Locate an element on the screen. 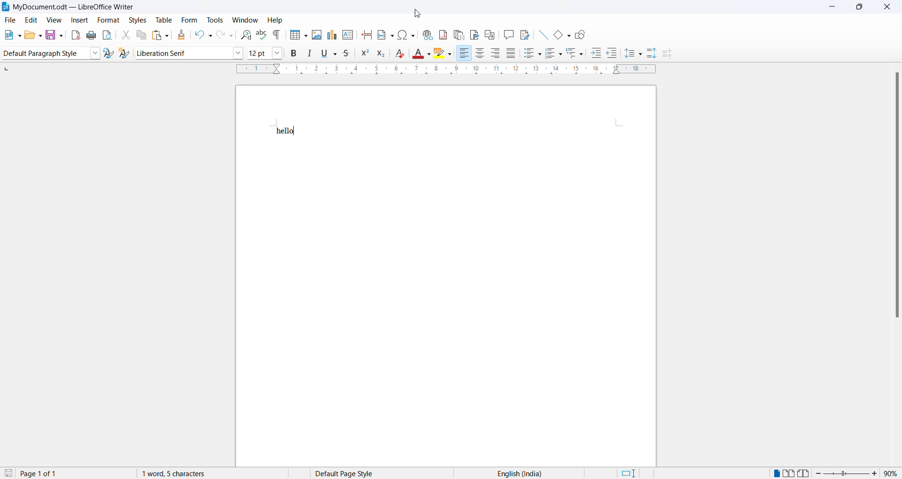 The height and width of the screenshot is (479, 902). Clone formatting is located at coordinates (179, 35).